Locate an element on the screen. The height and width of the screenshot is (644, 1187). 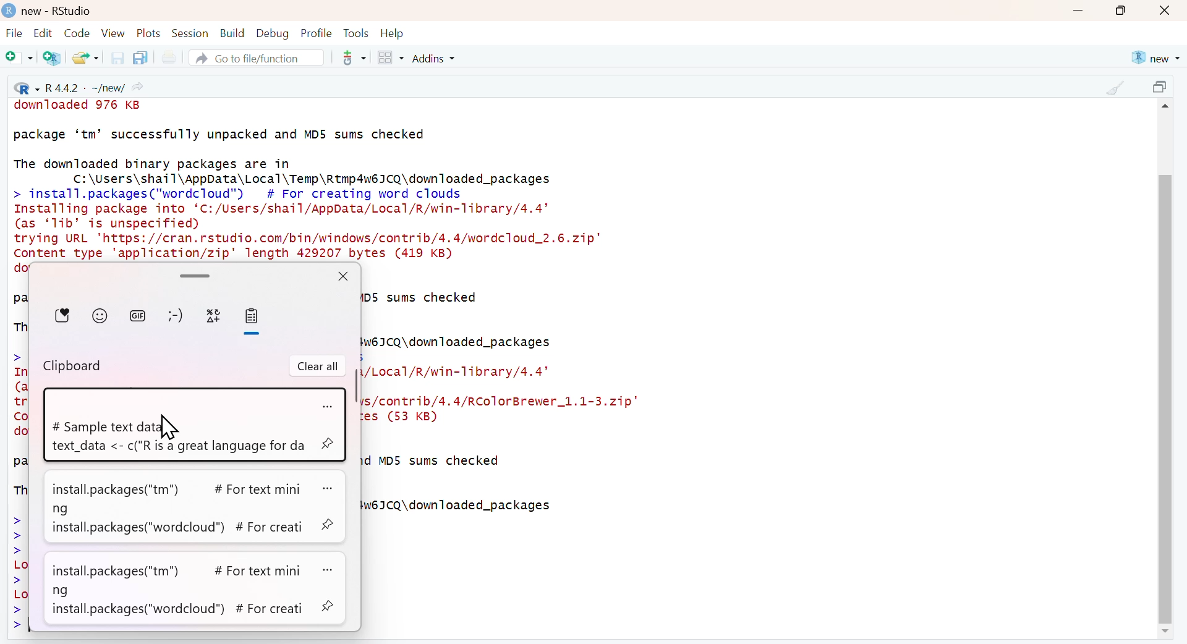
R 4.4.2 - ~/new/ is located at coordinates (77, 85).